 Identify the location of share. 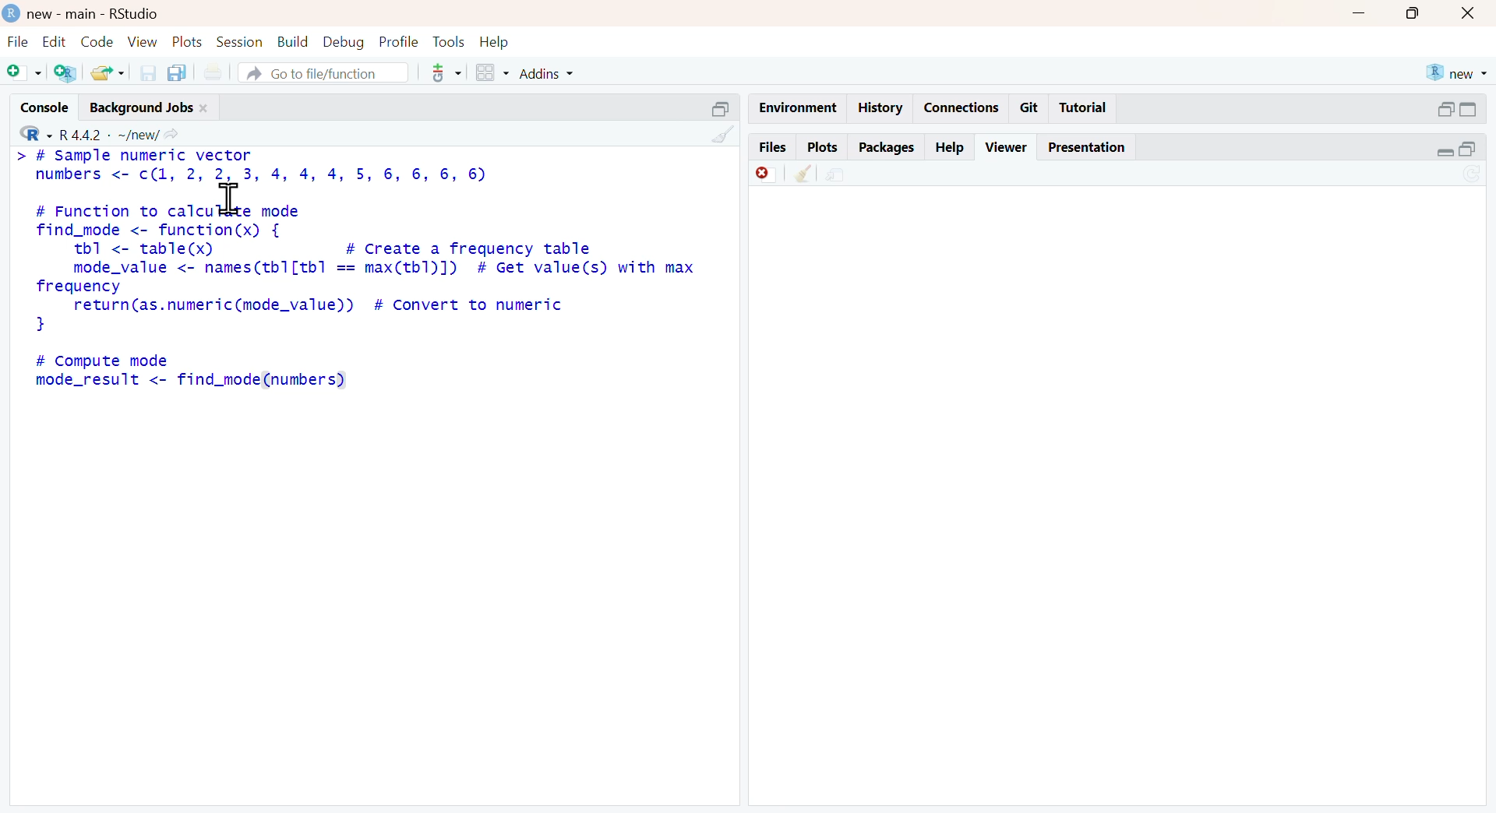
(836, 175).